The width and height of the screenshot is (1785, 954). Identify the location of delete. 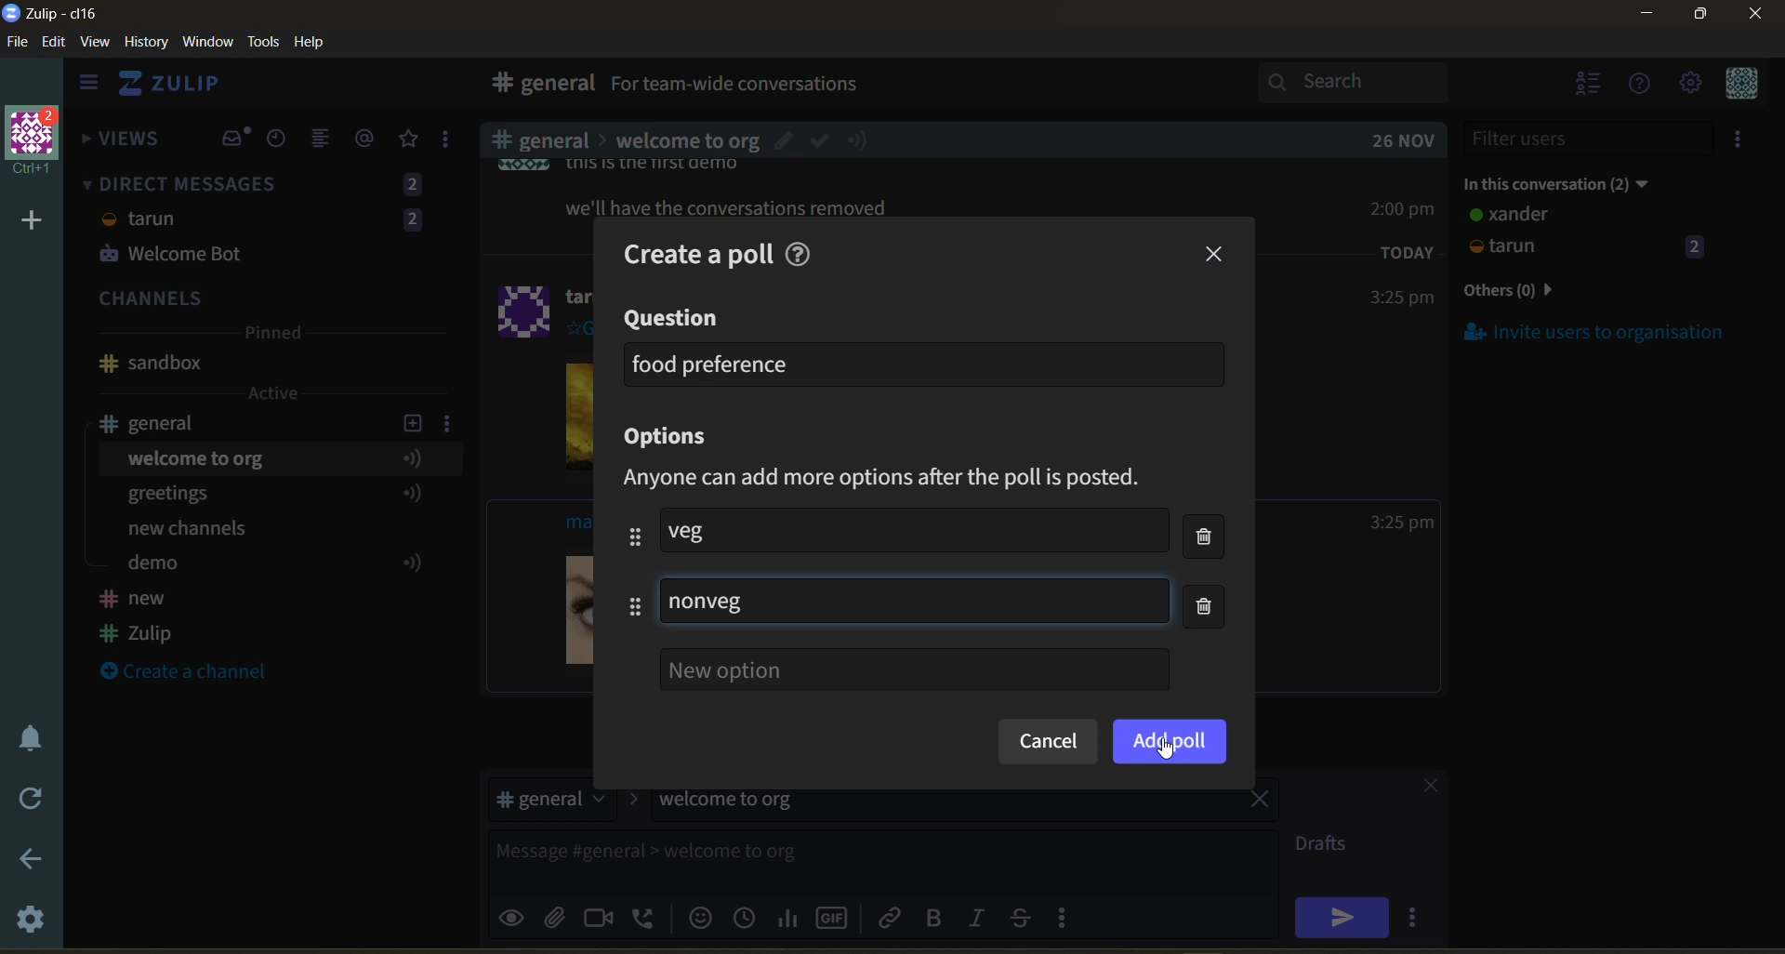
(1210, 575).